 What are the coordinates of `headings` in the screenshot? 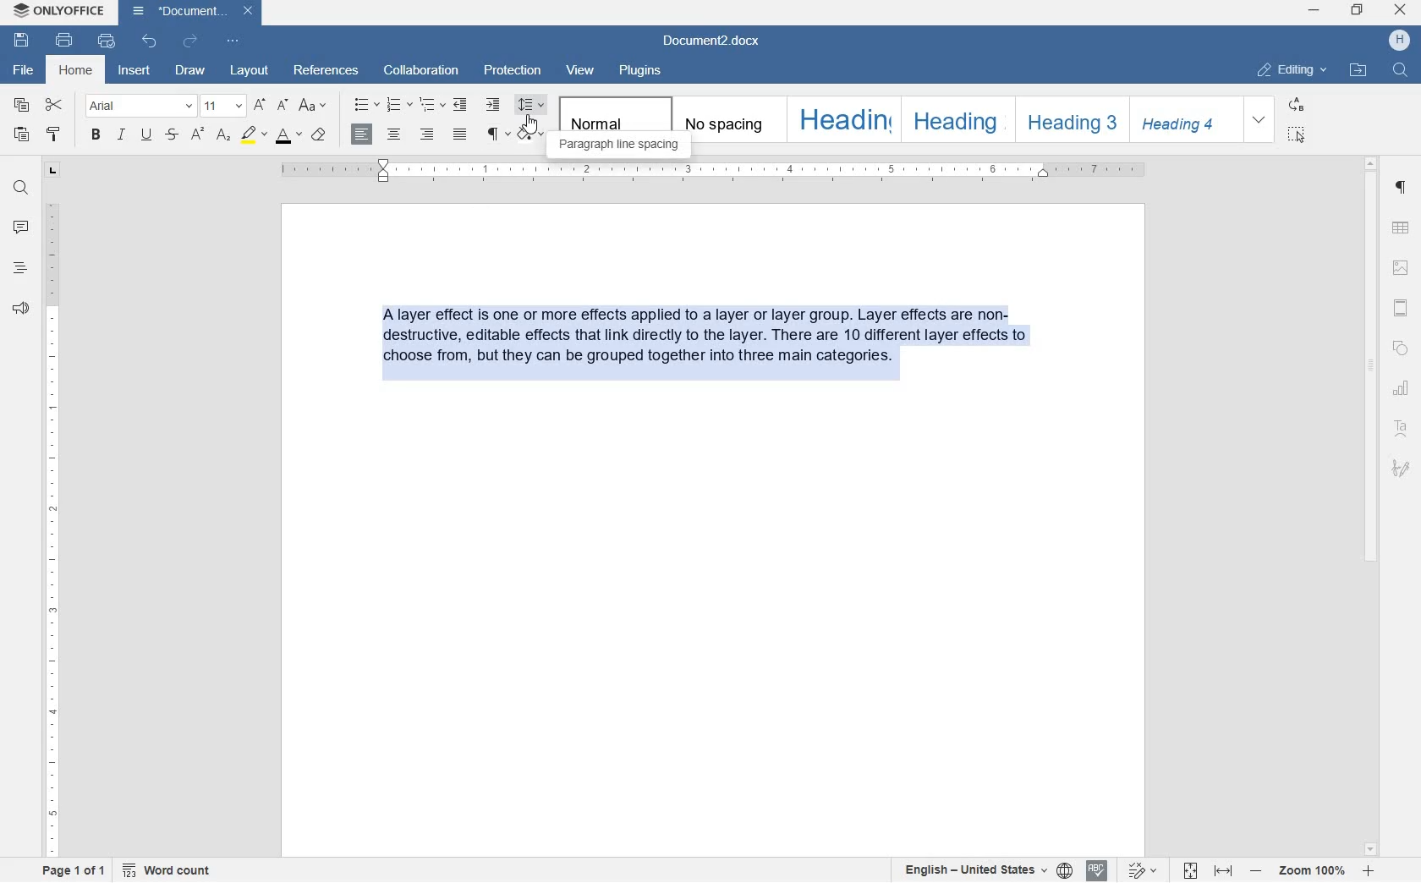 It's located at (20, 270).